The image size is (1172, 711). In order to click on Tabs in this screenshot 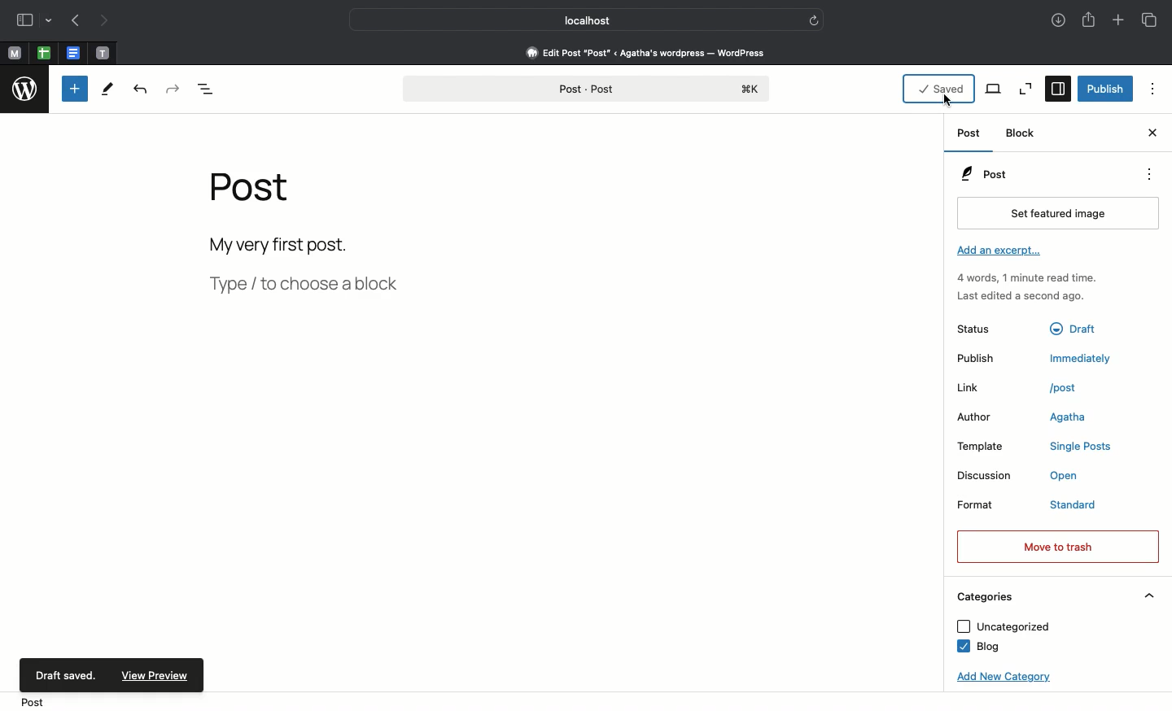, I will do `click(1152, 20)`.